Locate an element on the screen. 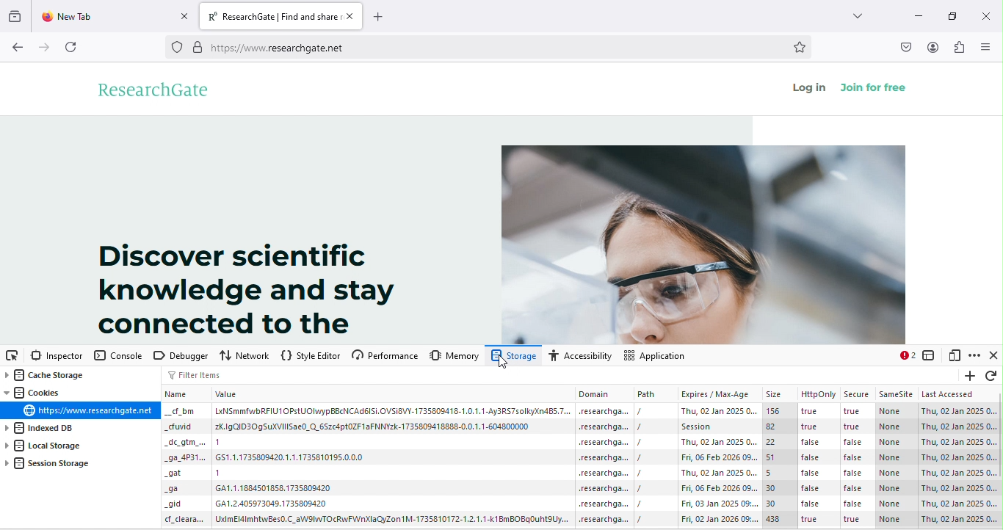 The image size is (1003, 530).  is located at coordinates (184, 520).